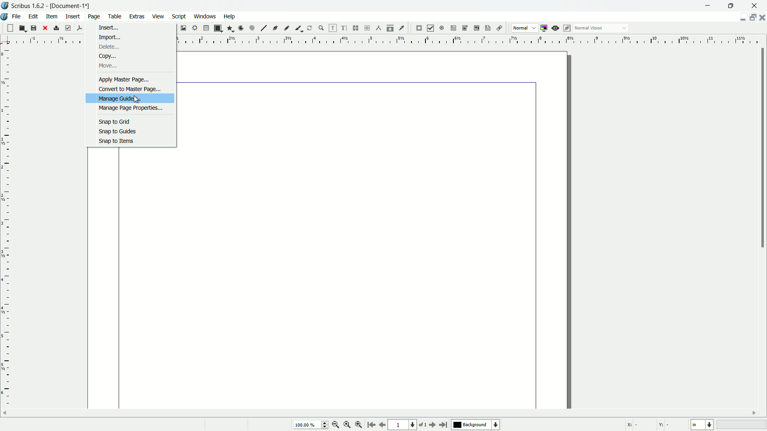 This screenshot has height=431, width=767. Describe the element at coordinates (475, 29) in the screenshot. I see `pdf list box` at that location.